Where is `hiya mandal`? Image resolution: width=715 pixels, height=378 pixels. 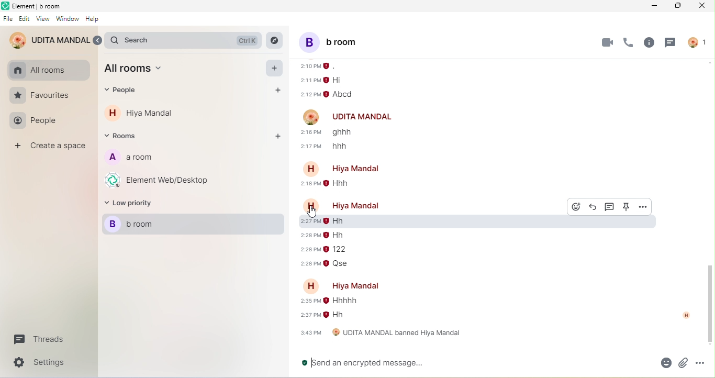 hiya mandal is located at coordinates (151, 113).